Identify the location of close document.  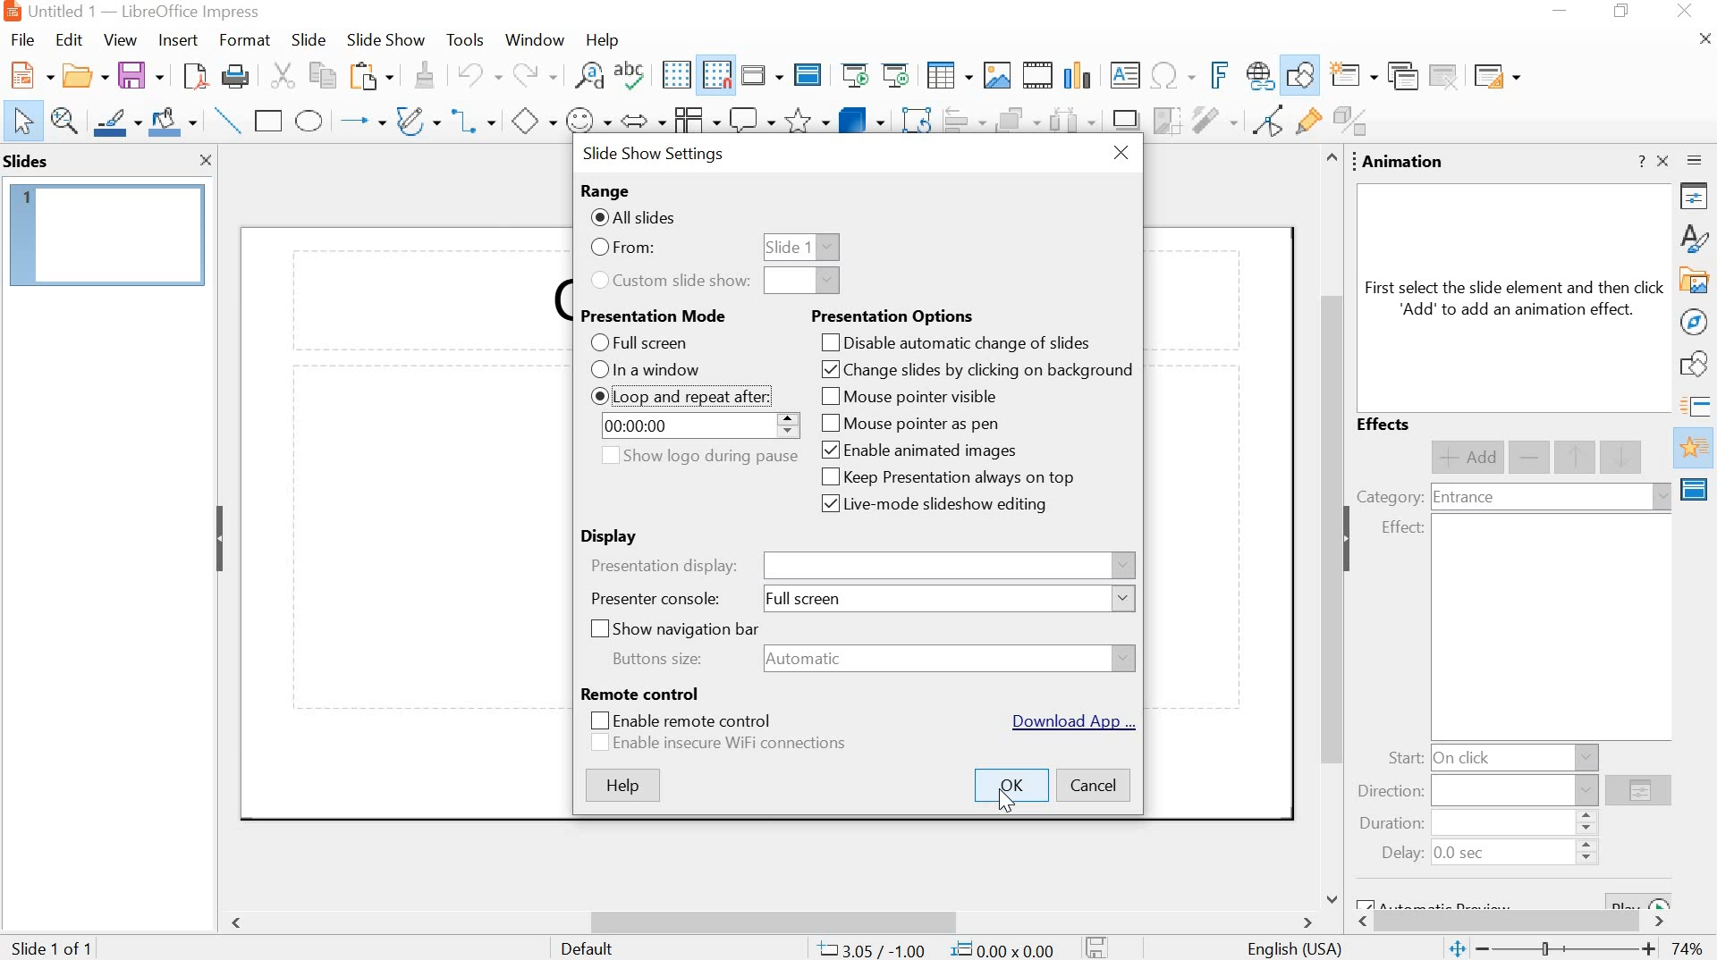
(1706, 39).